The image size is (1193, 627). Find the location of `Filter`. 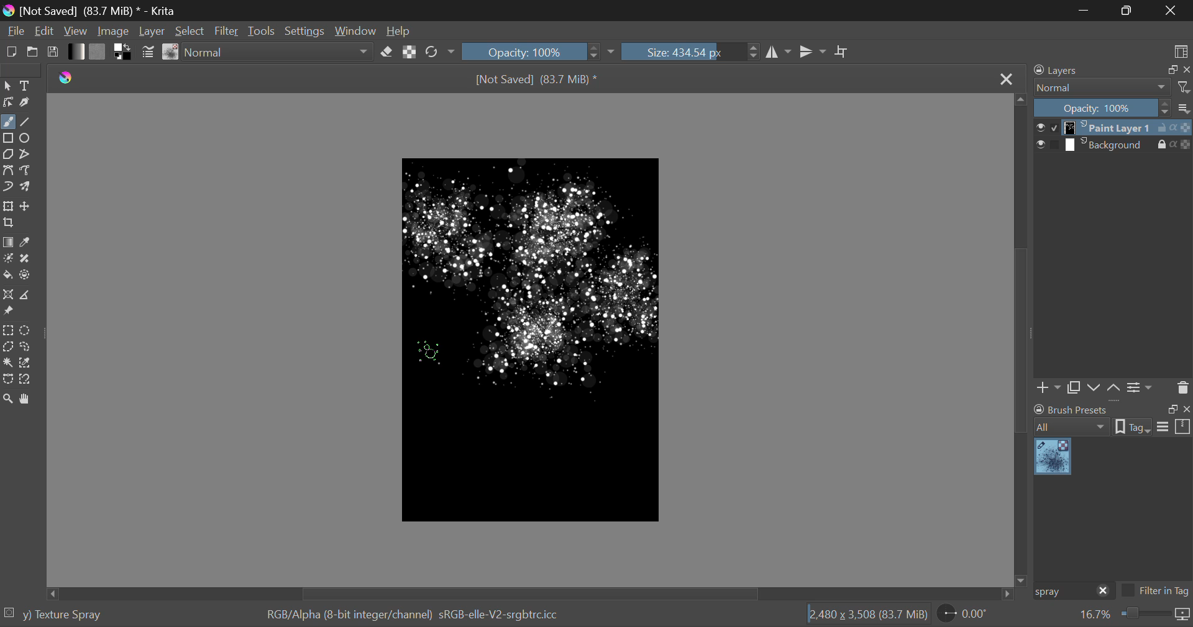

Filter is located at coordinates (227, 31).